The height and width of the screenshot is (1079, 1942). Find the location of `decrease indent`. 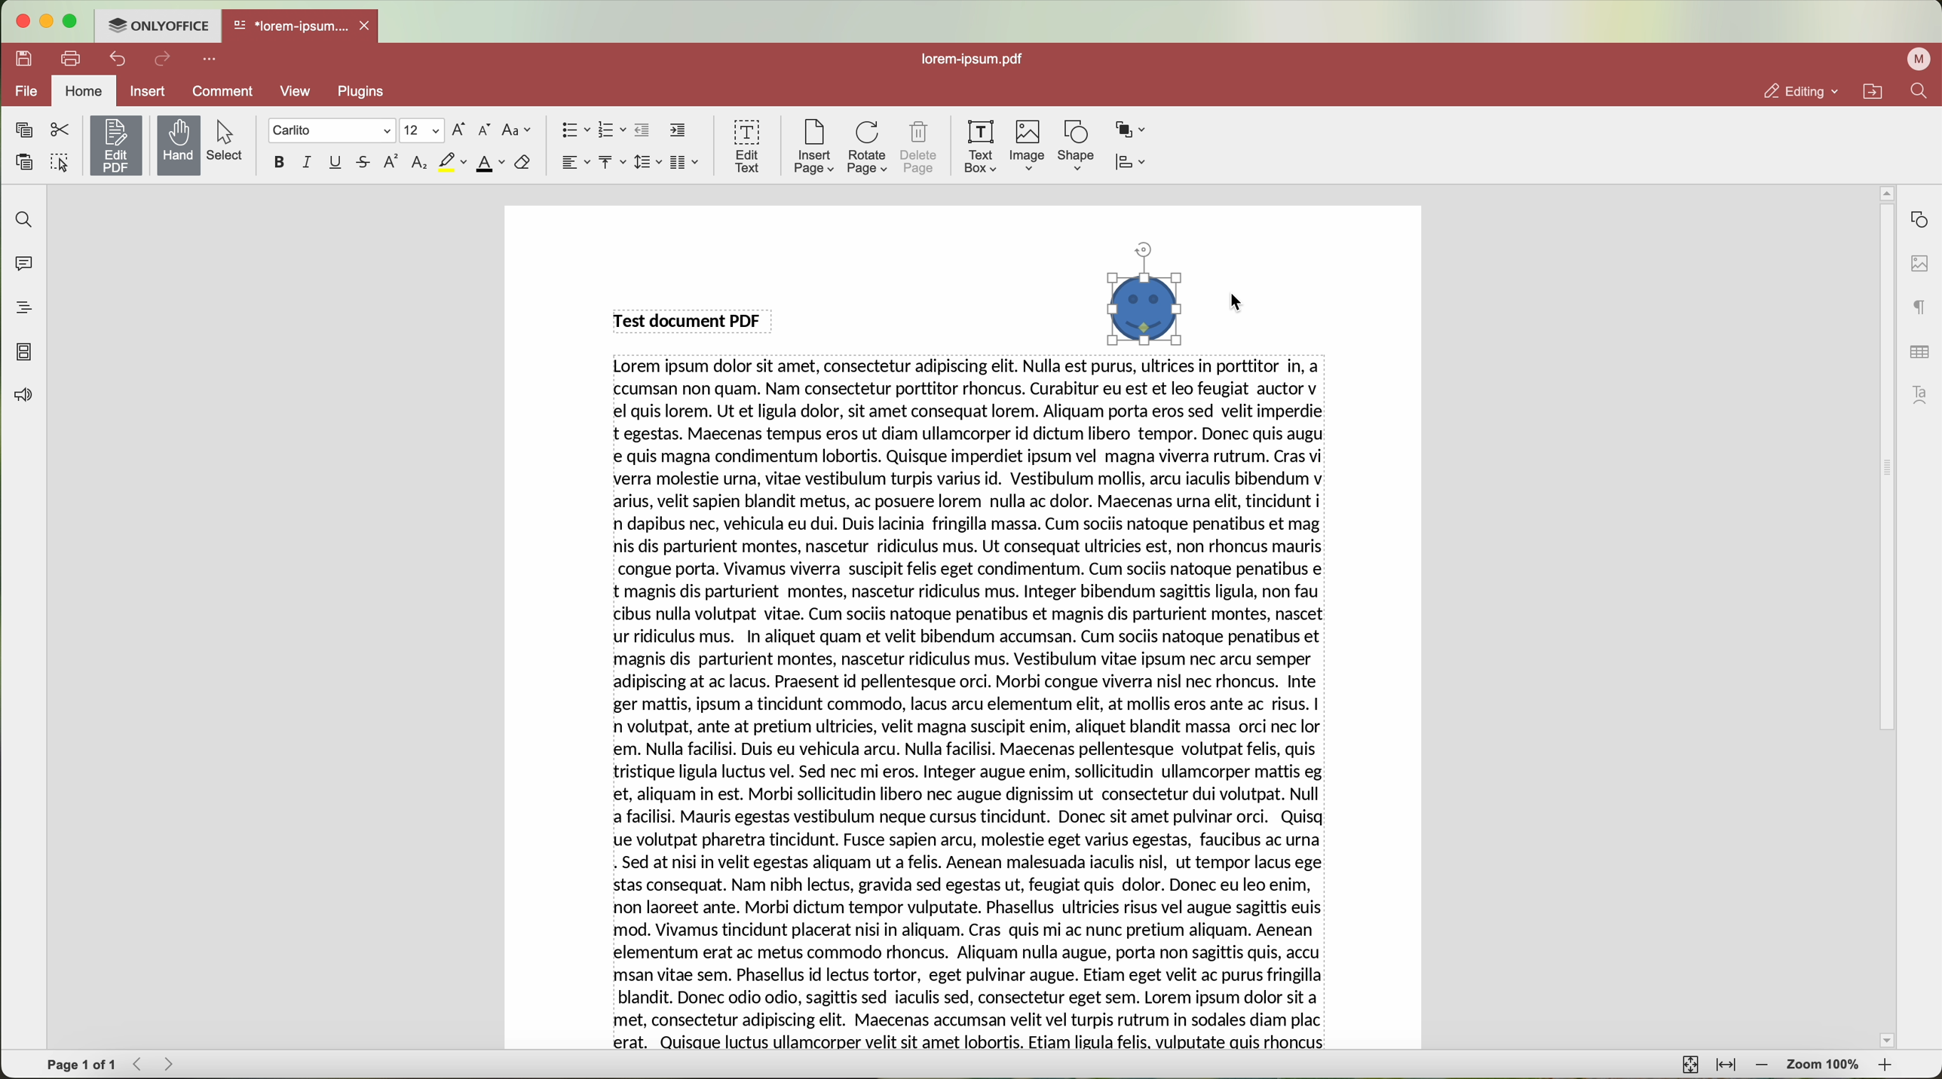

decrease indent is located at coordinates (643, 130).